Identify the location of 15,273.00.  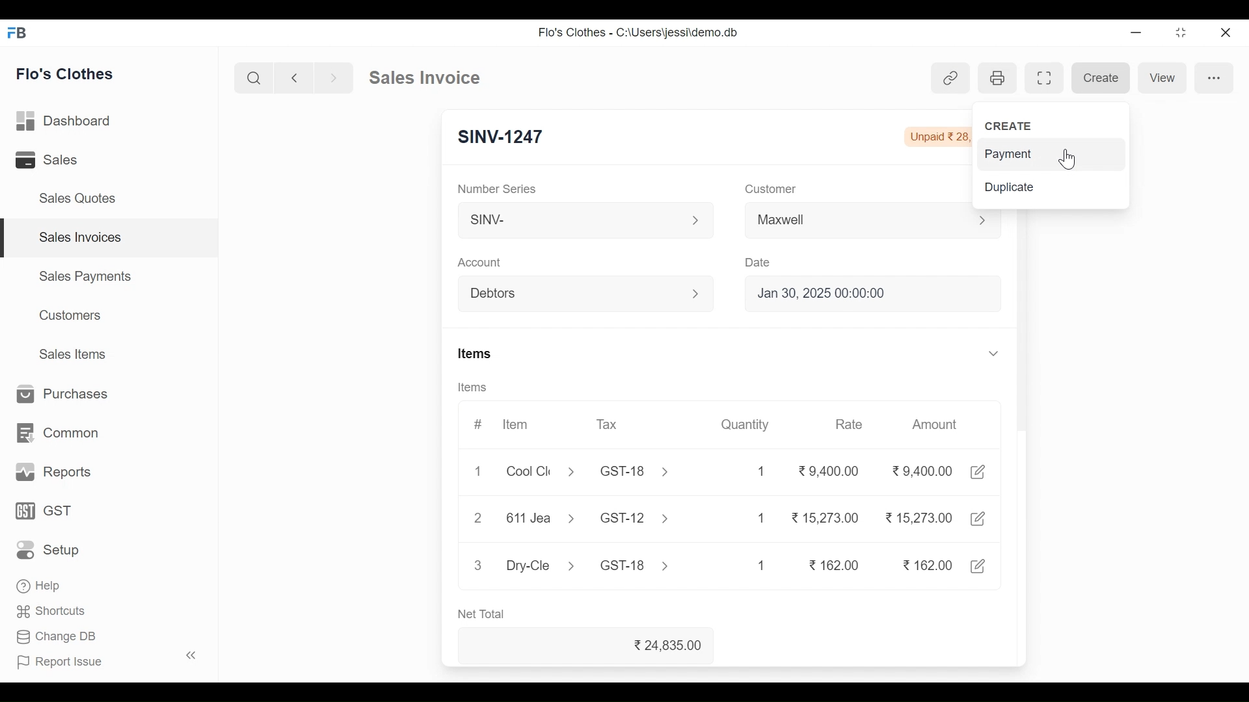
(826, 517).